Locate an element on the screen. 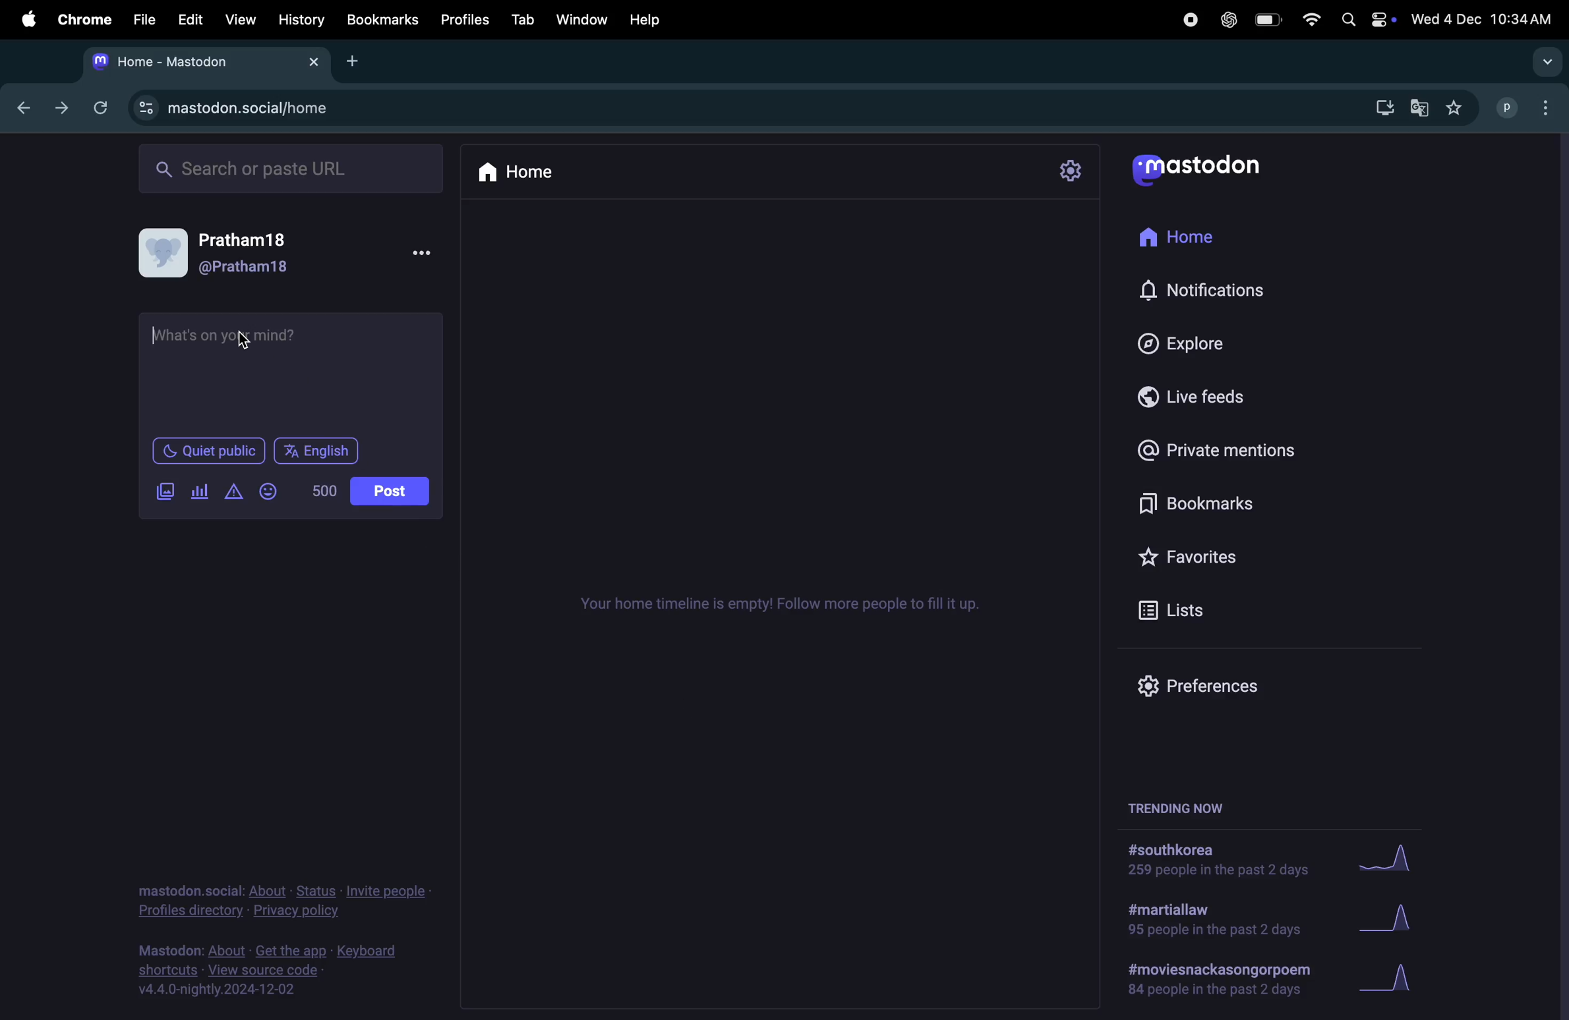 The width and height of the screenshot is (1569, 1020). bookmarks is located at coordinates (1188, 502).